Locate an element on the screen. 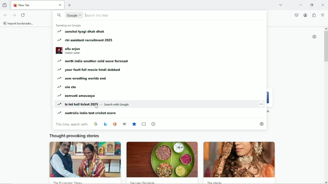  go back is located at coordinates (6, 15).